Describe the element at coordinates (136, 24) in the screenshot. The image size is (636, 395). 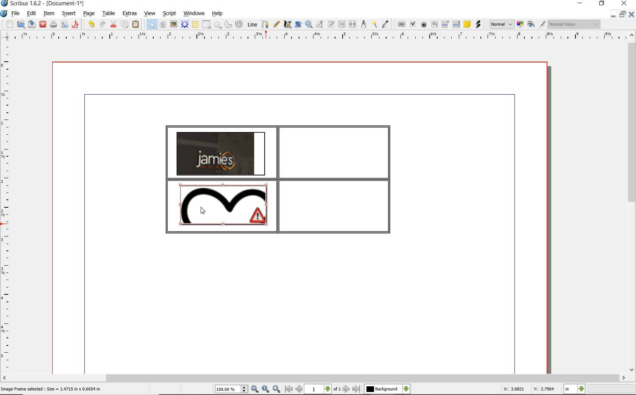
I see `paste` at that location.